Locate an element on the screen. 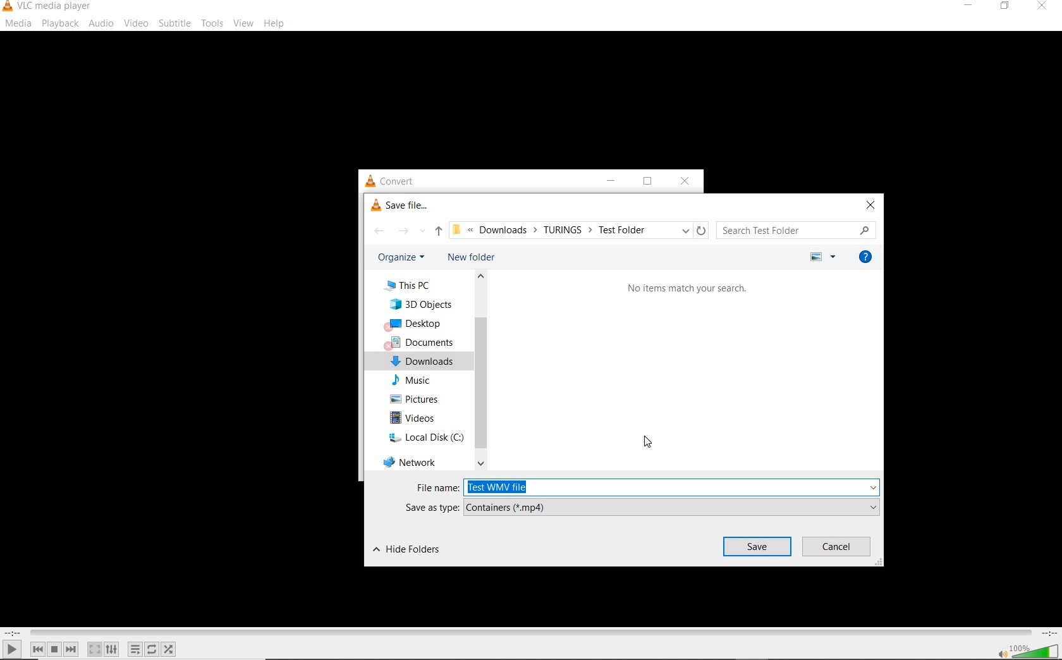 This screenshot has height=660, width=1062. elapsed time is located at coordinates (13, 633).